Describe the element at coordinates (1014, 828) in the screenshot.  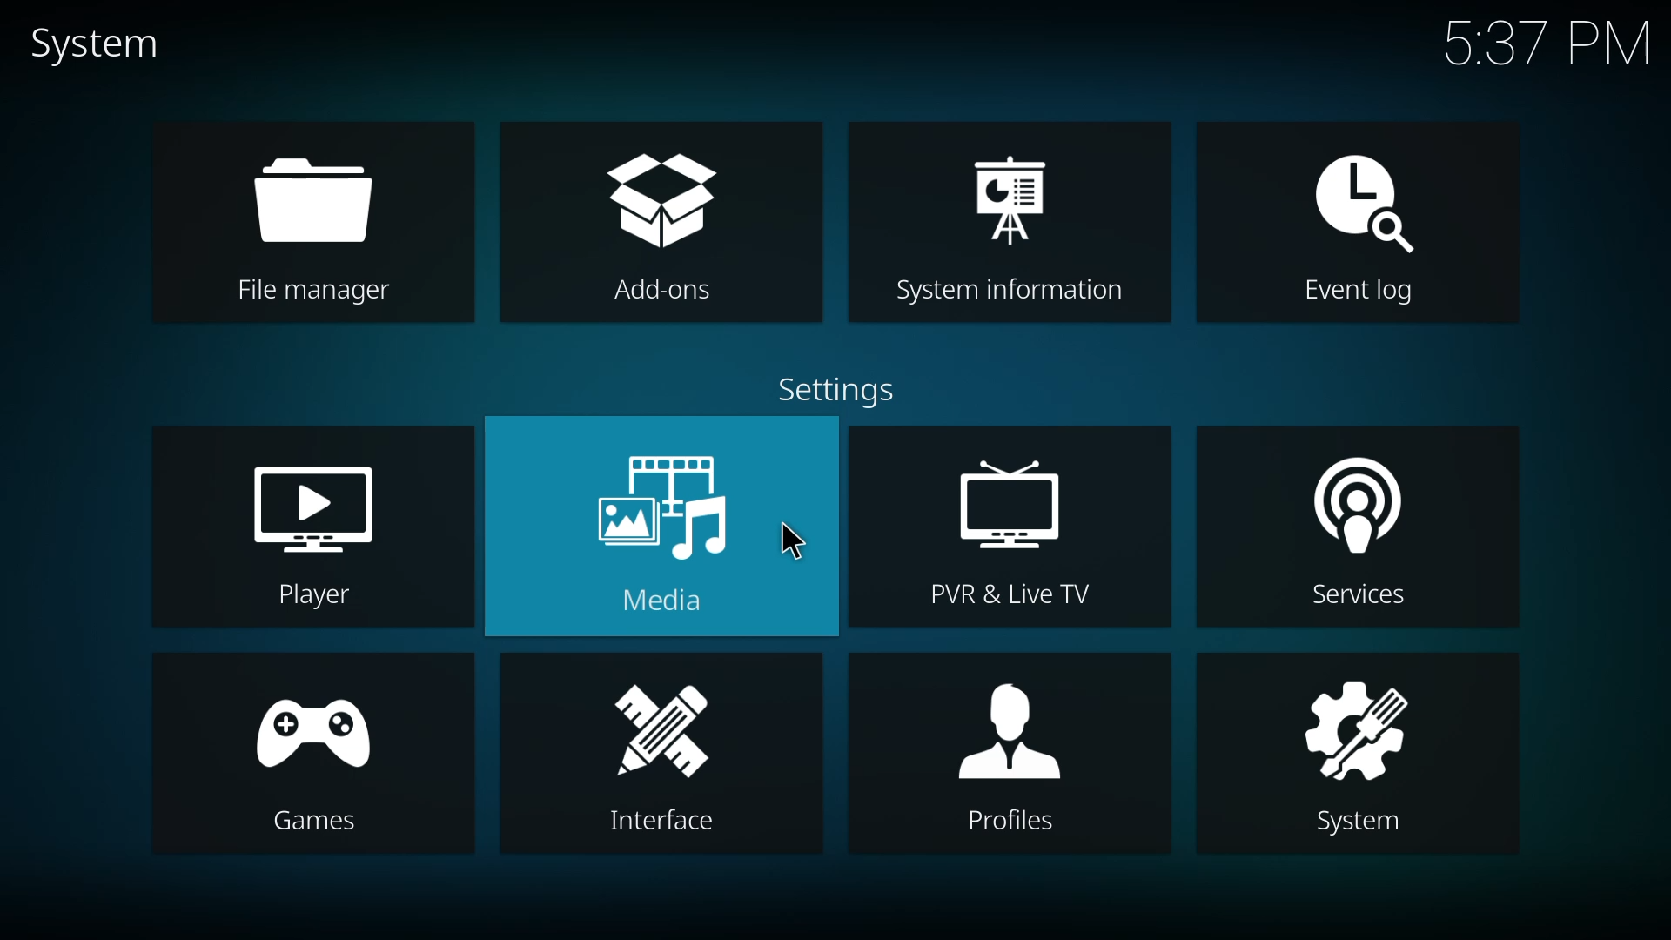
I see `Profiles` at that location.